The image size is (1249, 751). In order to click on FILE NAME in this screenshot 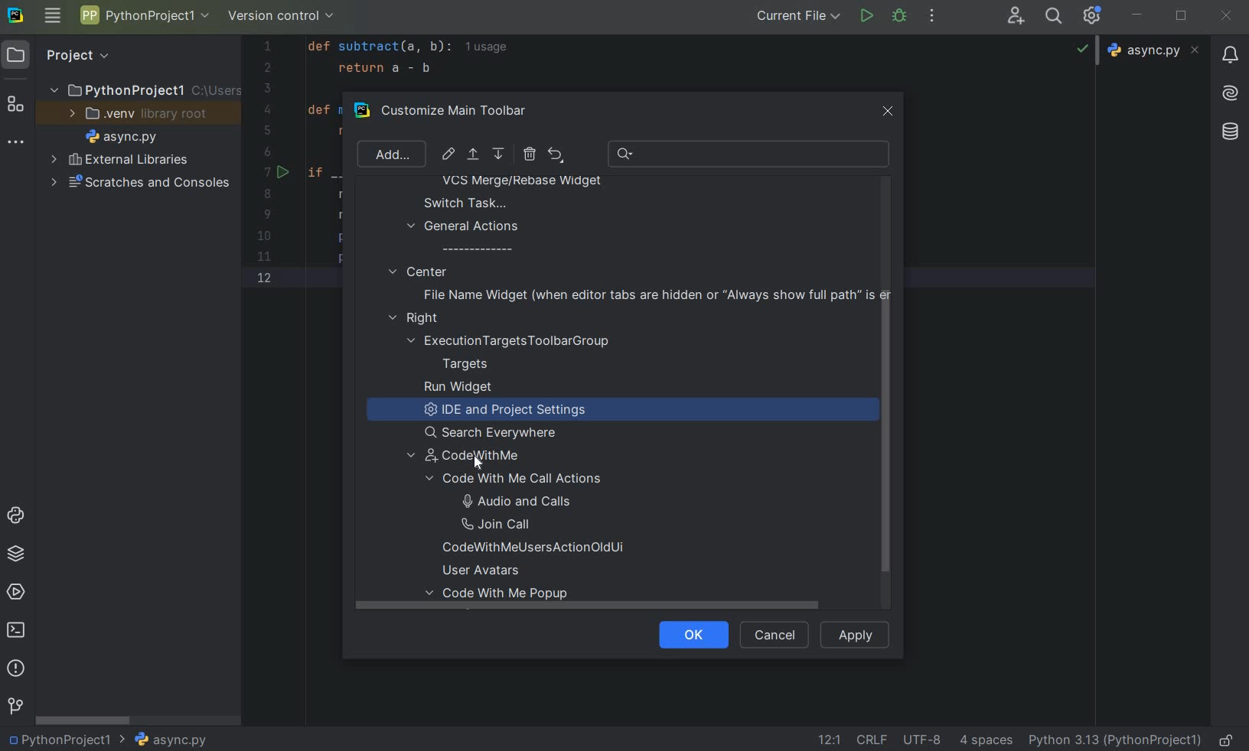, I will do `click(170, 740)`.